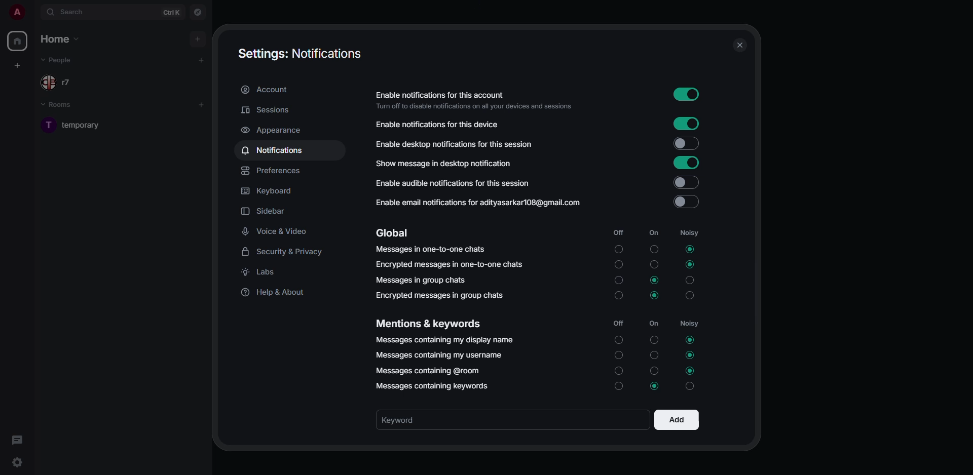  I want to click on turn off, so click(653, 340).